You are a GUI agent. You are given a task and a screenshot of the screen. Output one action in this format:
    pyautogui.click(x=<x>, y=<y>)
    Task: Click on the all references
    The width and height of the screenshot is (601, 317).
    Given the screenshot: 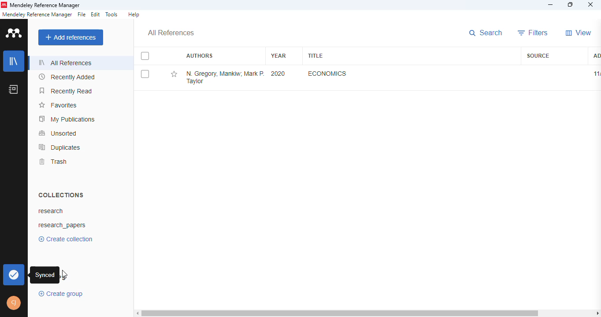 What is the action you would take?
    pyautogui.click(x=171, y=33)
    